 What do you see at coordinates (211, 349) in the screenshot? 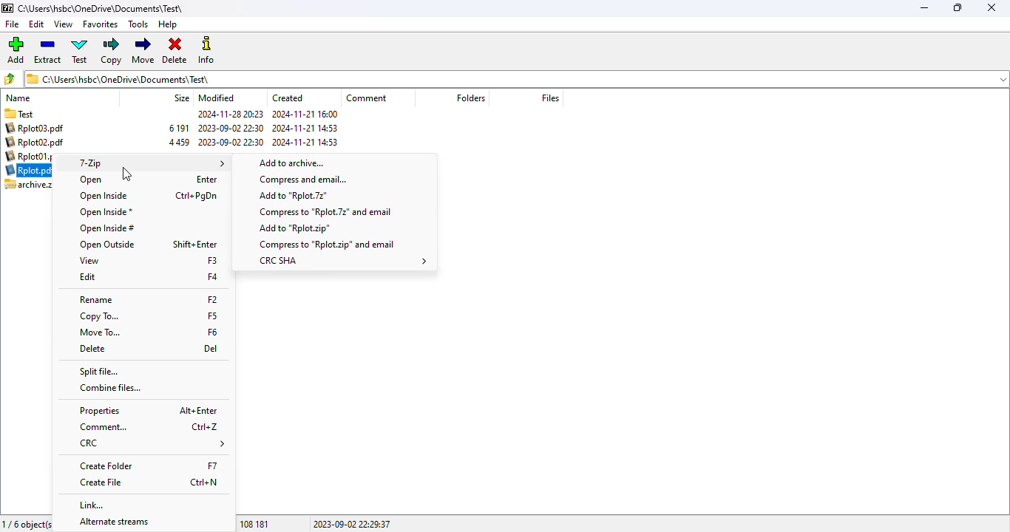
I see `shortcut for delete` at bounding box center [211, 349].